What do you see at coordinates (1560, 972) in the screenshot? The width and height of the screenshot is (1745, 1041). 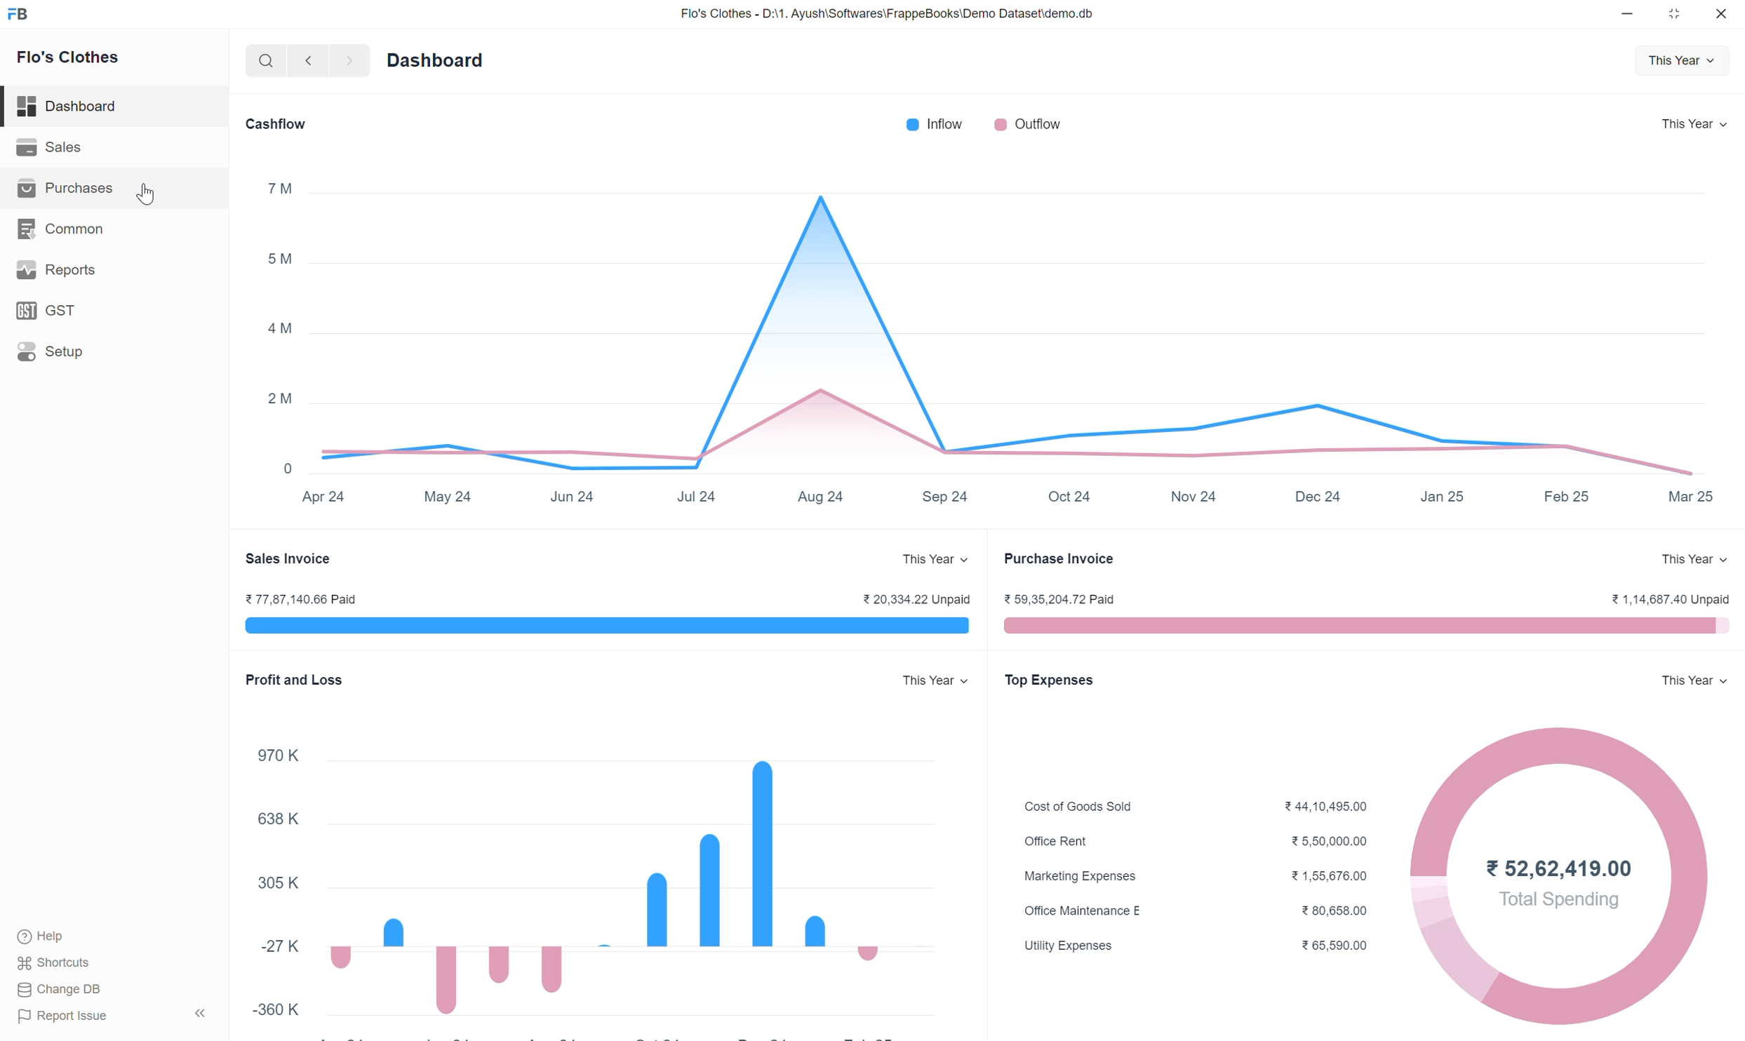 I see `Total spending graph` at bounding box center [1560, 972].